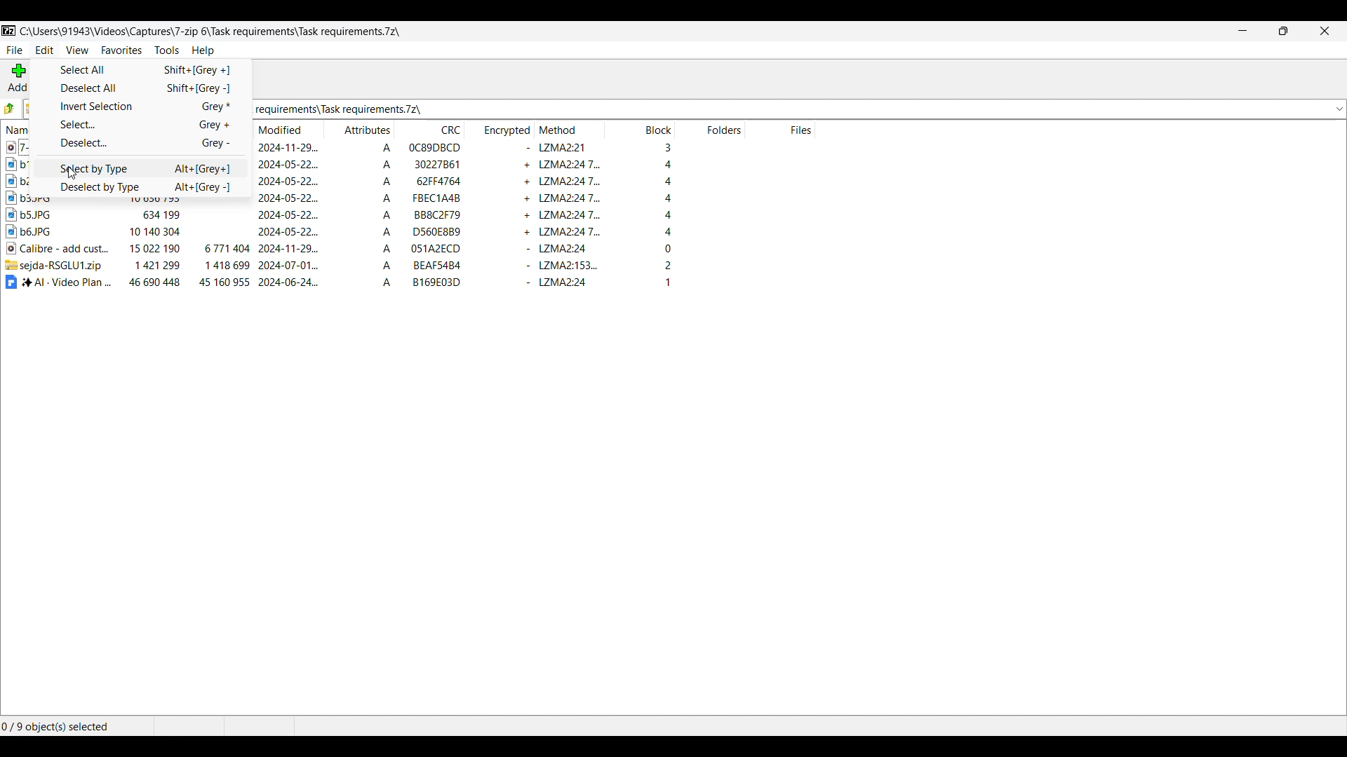 The image size is (1347, 757). I want to click on Attributes, so click(359, 217).